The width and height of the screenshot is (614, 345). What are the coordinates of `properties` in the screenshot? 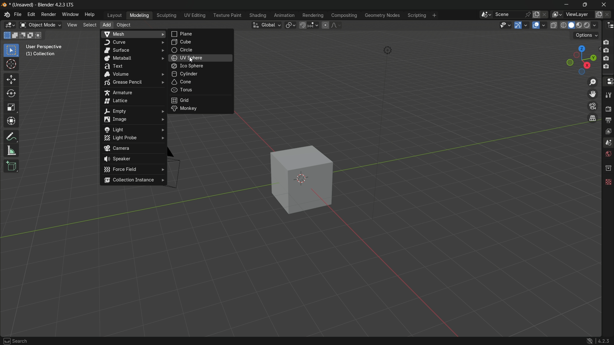 It's located at (608, 81).